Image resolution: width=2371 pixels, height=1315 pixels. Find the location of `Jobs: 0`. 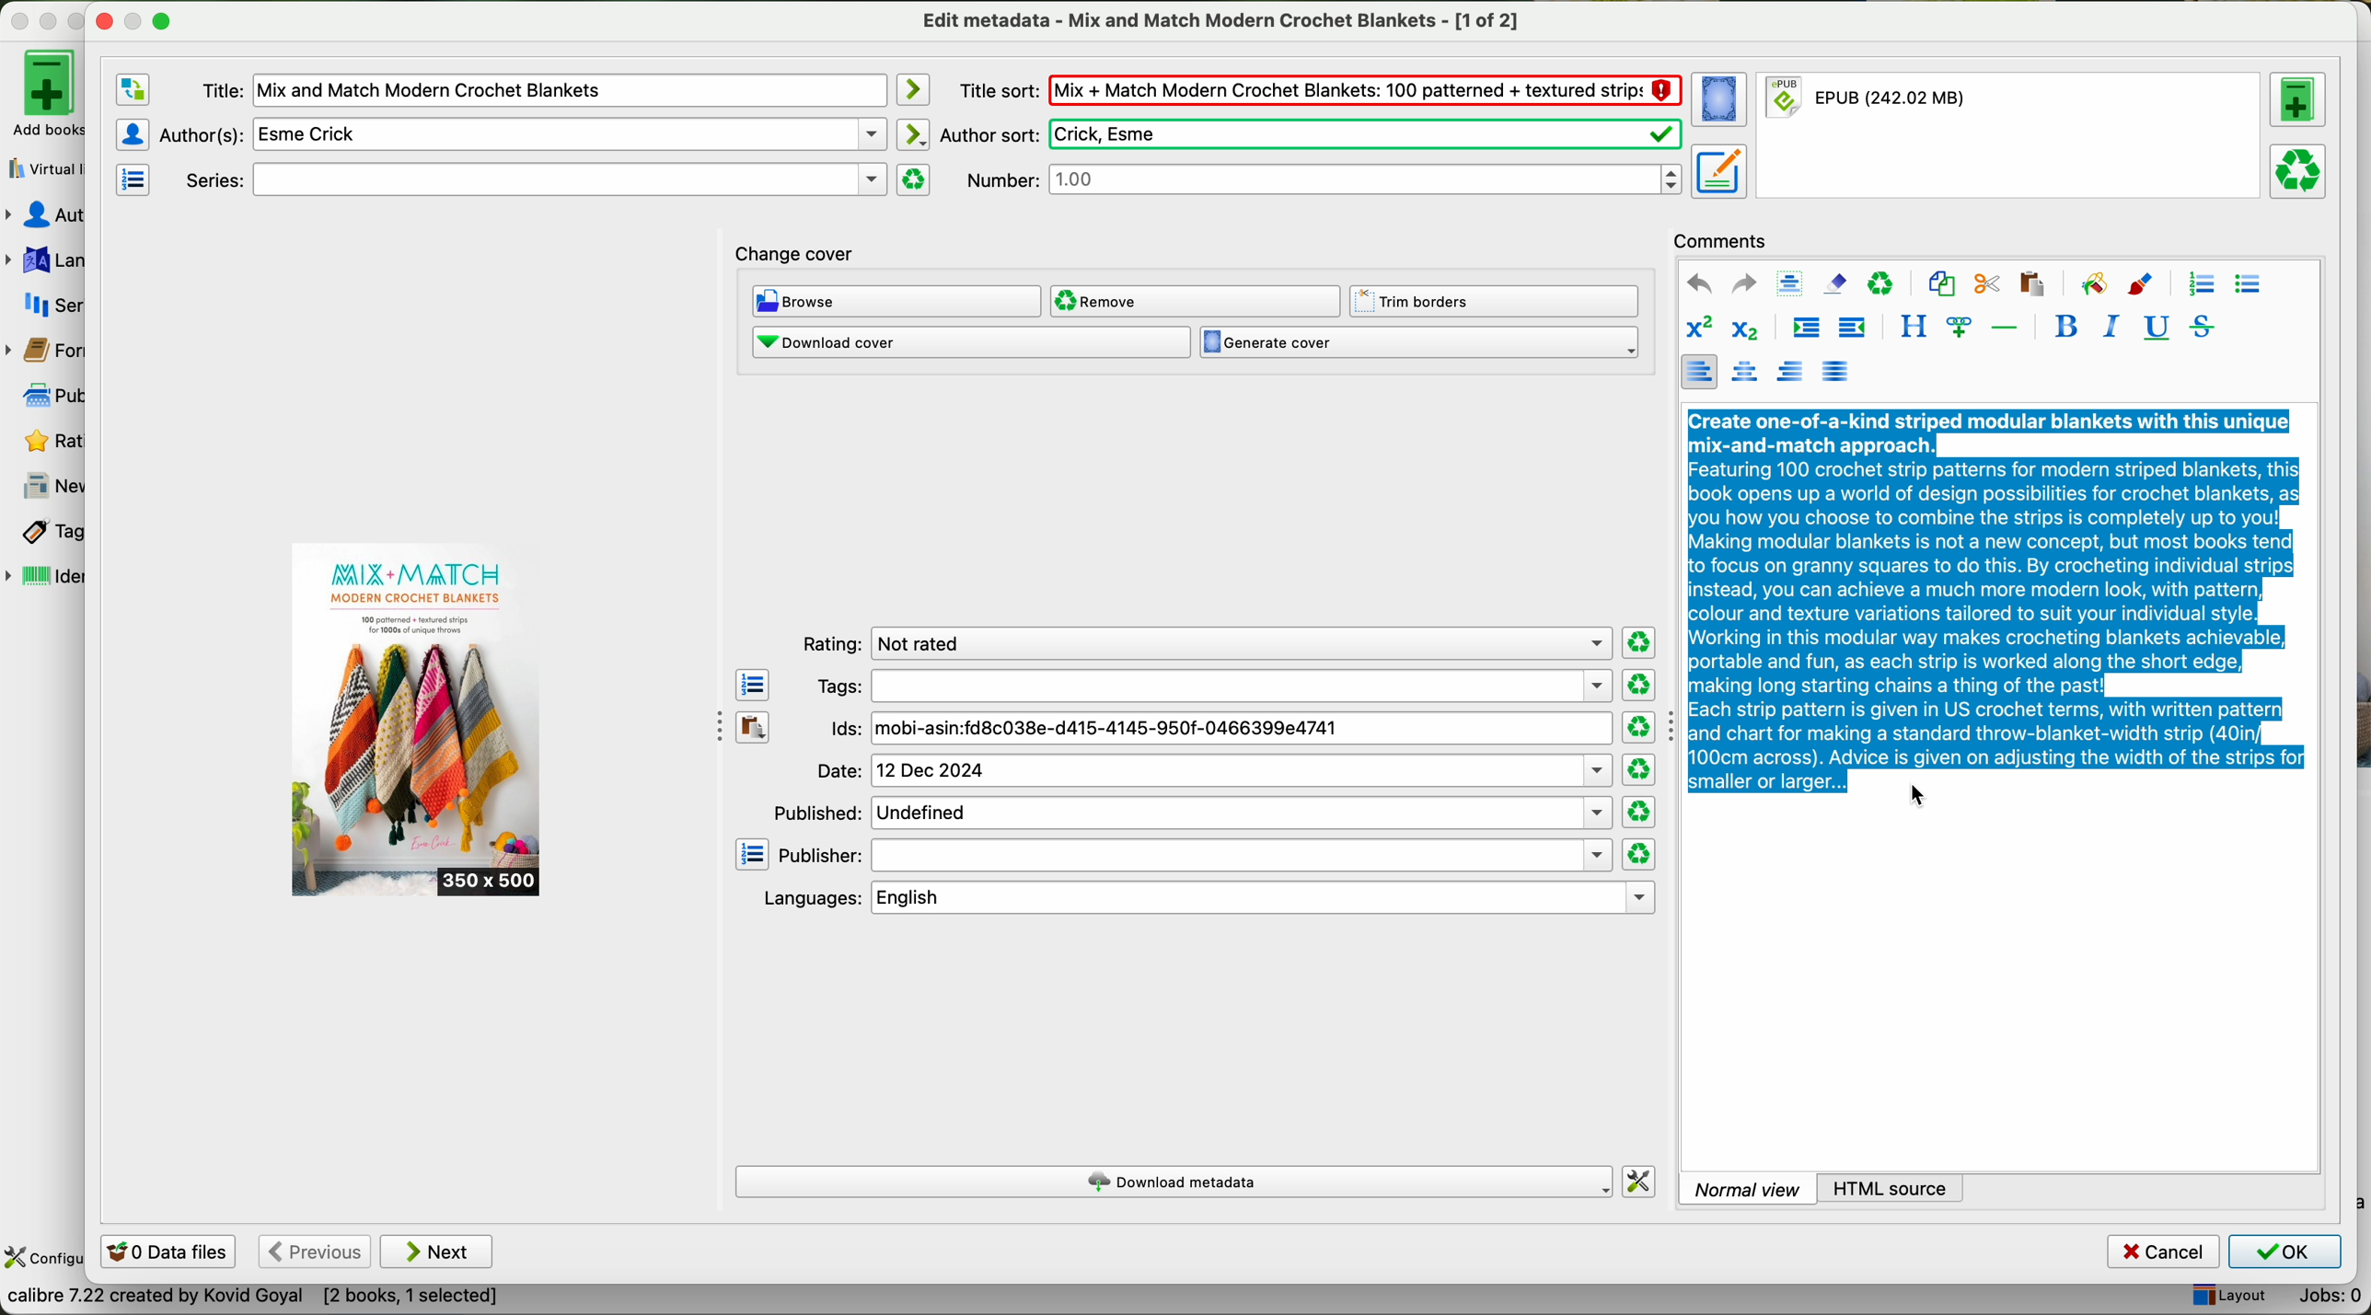

Jobs: 0 is located at coordinates (2322, 1299).